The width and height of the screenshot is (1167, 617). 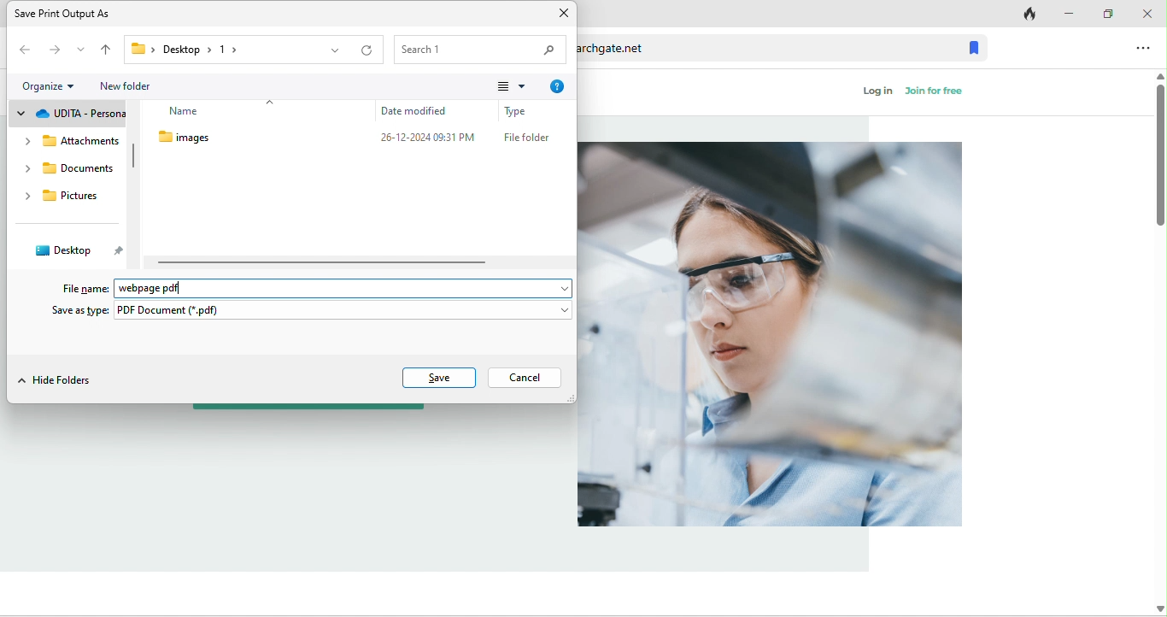 What do you see at coordinates (1067, 12) in the screenshot?
I see `minimize` at bounding box center [1067, 12].